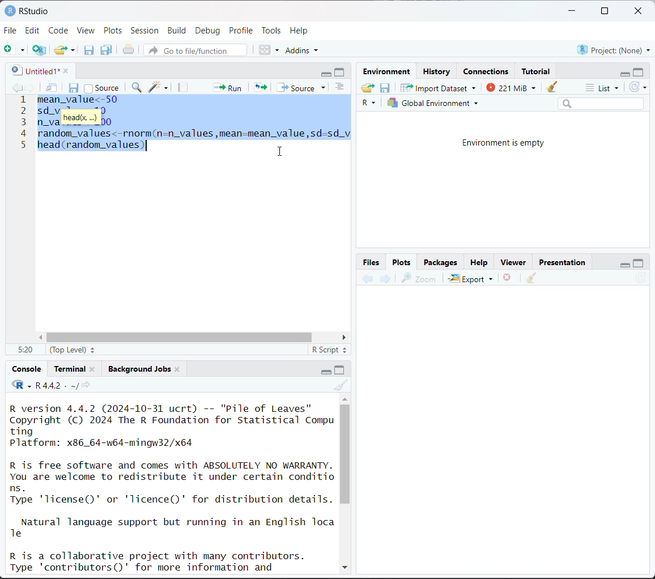  I want to click on Viewer, so click(516, 263).